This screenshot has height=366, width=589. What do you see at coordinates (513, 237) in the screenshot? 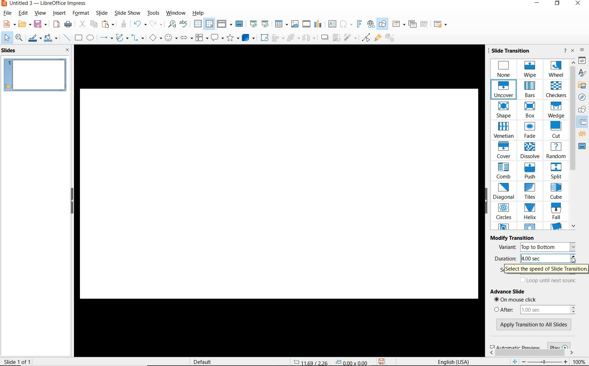
I see `MODIFY TRANSITION` at bounding box center [513, 237].